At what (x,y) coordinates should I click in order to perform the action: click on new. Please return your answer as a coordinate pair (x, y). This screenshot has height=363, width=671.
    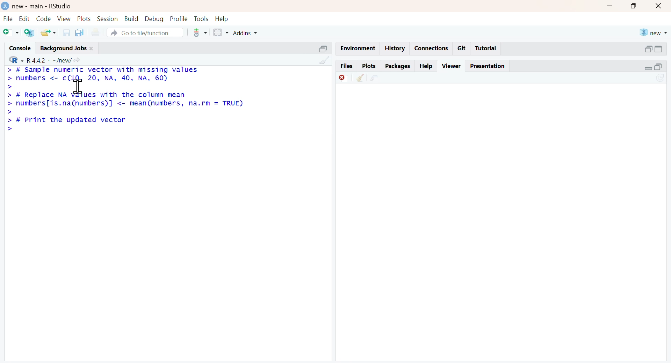
    Looking at the image, I should click on (654, 33).